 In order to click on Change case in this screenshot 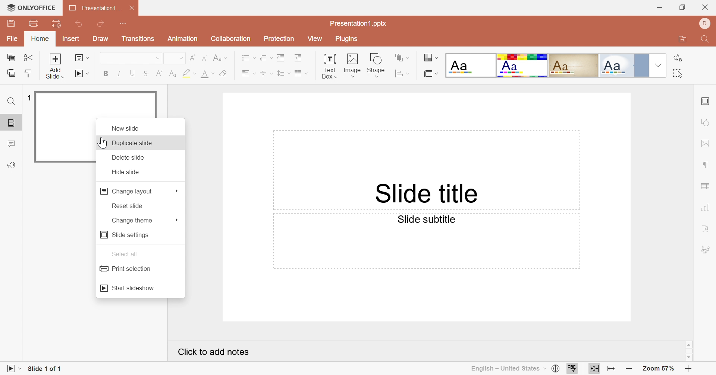, I will do `click(221, 57)`.